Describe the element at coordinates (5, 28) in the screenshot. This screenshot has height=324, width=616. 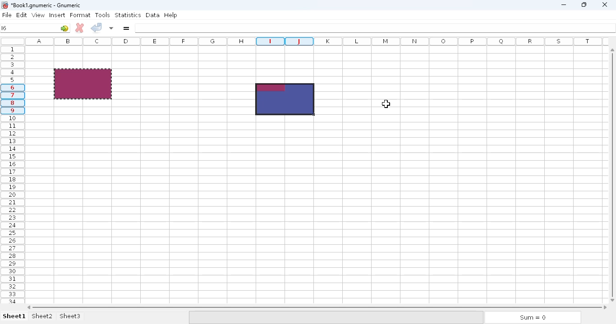
I see `I6` at that location.